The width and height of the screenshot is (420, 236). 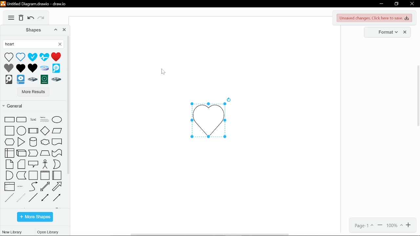 What do you see at coordinates (65, 30) in the screenshot?
I see `close` at bounding box center [65, 30].